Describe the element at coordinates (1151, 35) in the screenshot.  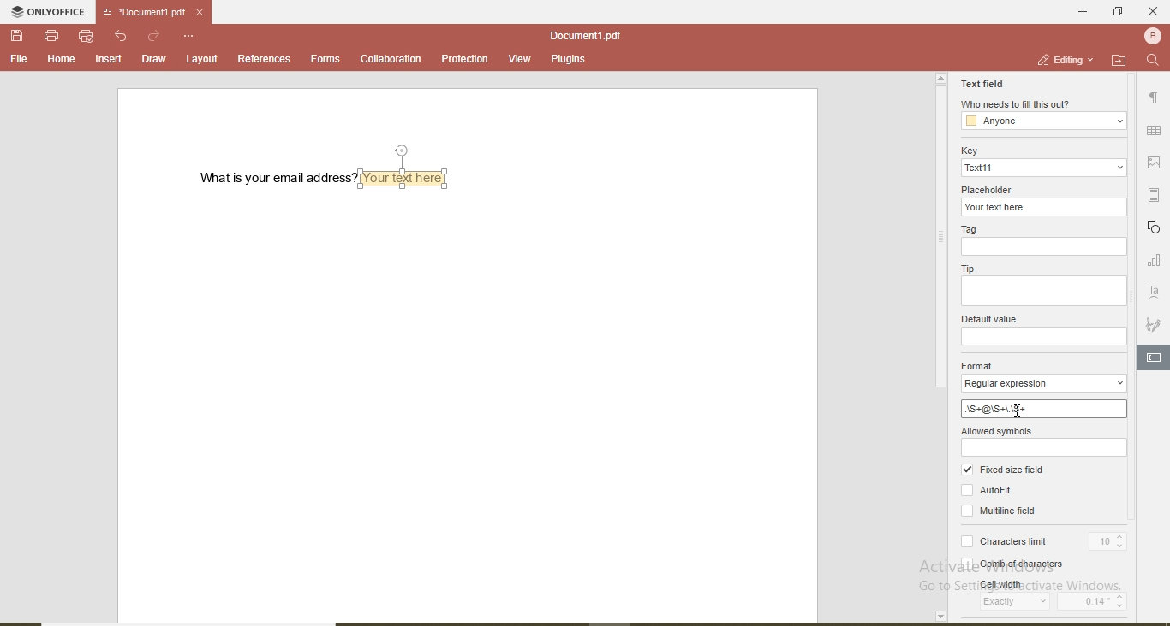
I see `user` at that location.